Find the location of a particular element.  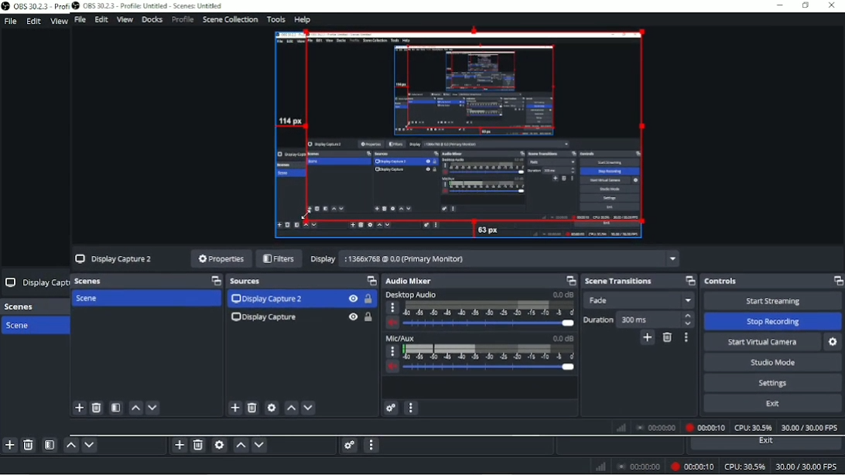

settings is located at coordinates (273, 410).